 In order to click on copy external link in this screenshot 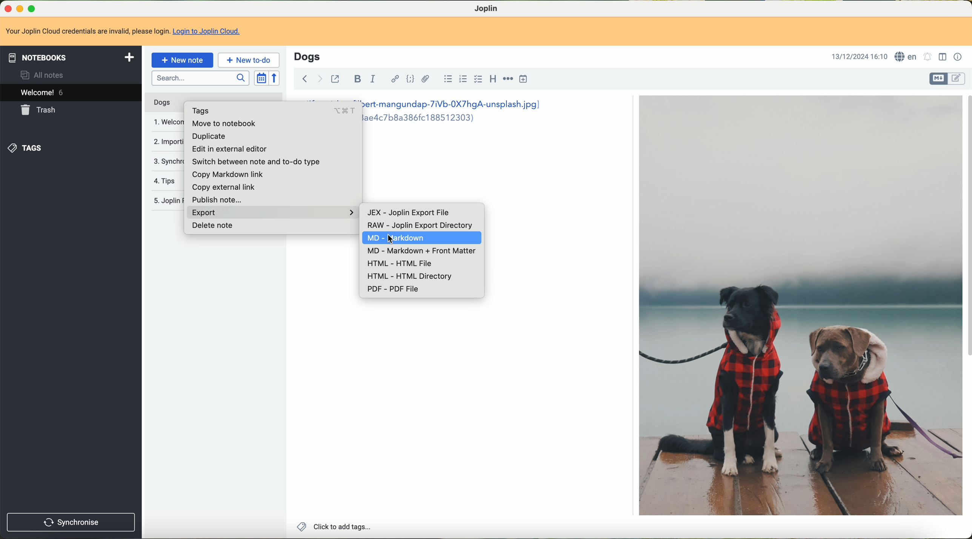, I will do `click(225, 186)`.